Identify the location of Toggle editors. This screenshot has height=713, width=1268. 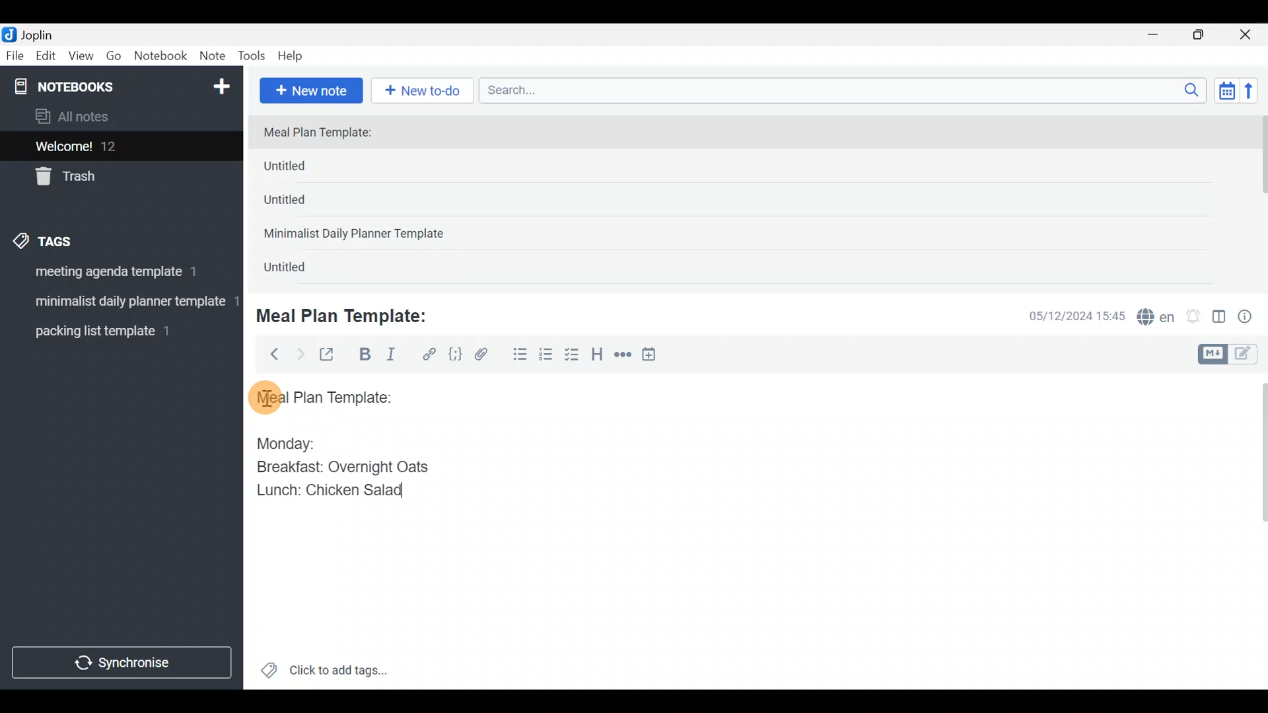
(1231, 353).